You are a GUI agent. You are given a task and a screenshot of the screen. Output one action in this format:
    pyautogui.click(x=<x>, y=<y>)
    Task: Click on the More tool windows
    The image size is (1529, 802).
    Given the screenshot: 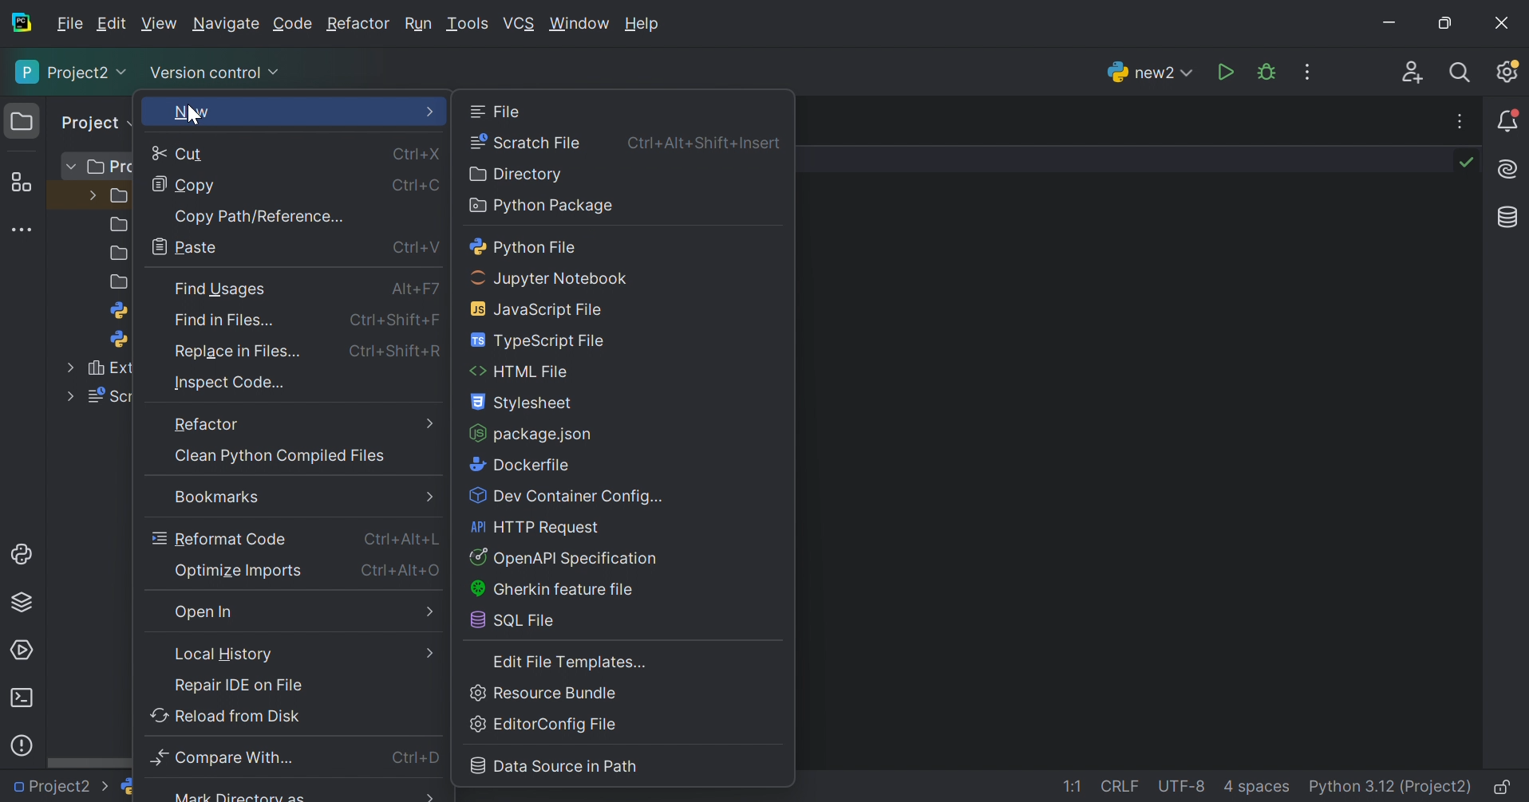 What is the action you would take?
    pyautogui.click(x=21, y=229)
    